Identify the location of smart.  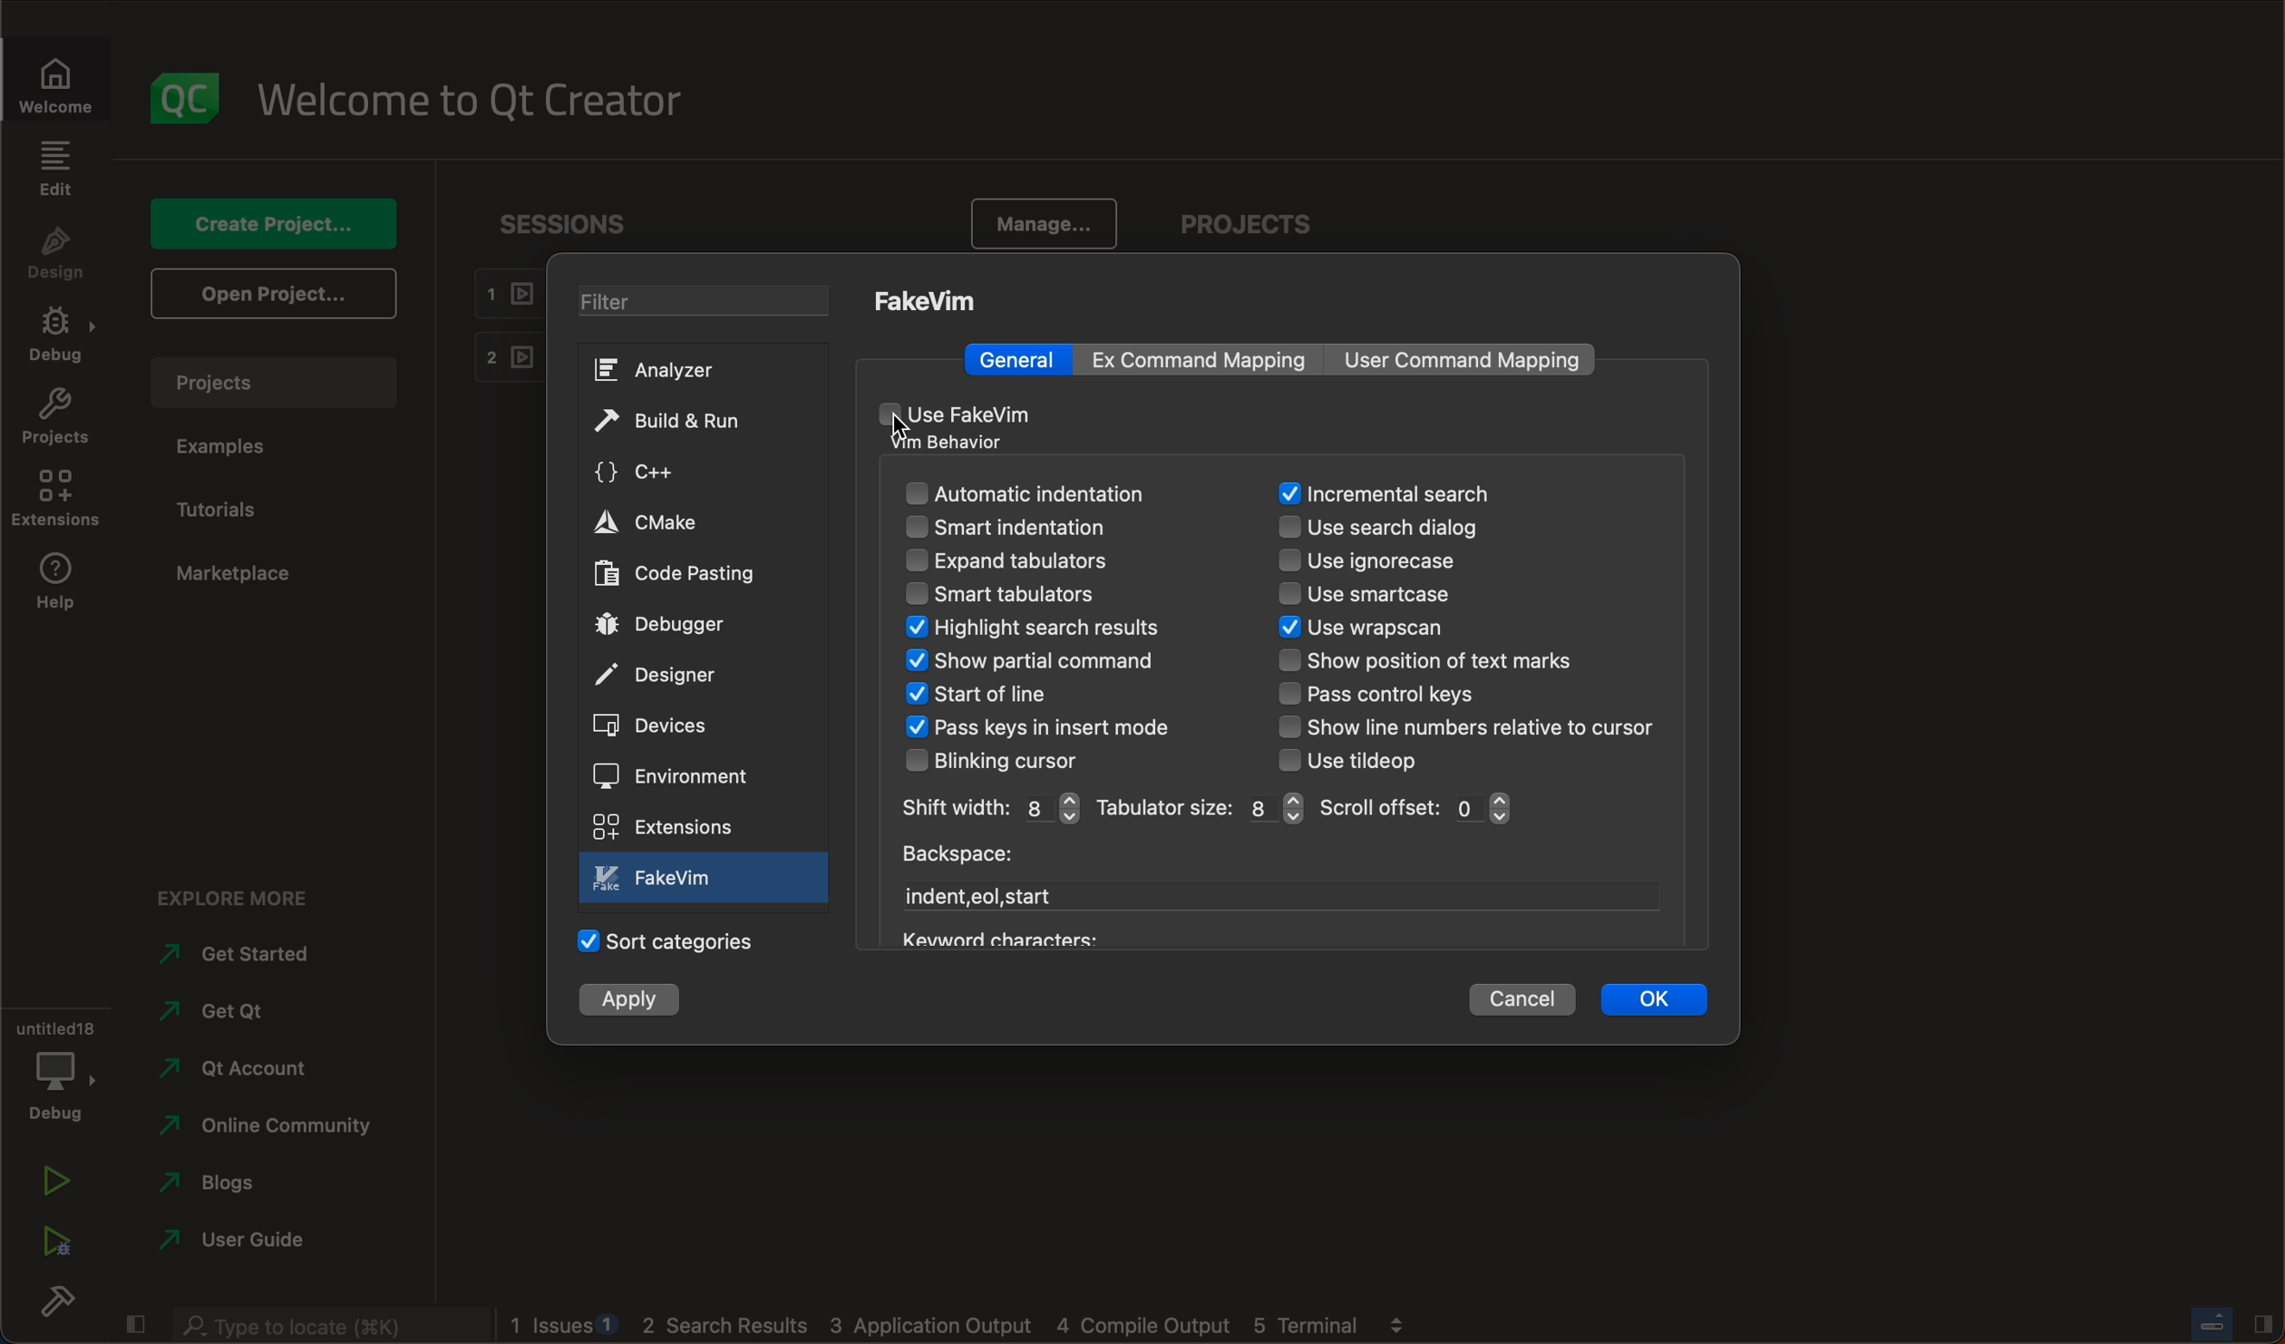
(1044, 527).